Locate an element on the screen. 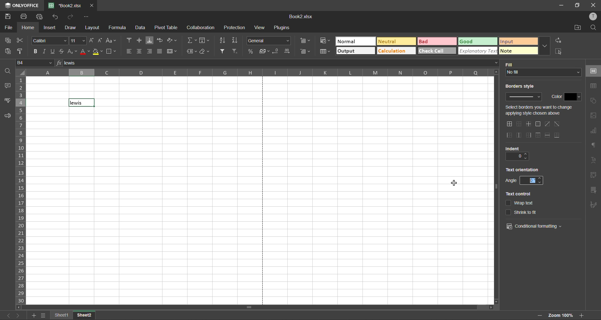 This screenshot has width=601, height=320. indent is located at coordinates (511, 149).